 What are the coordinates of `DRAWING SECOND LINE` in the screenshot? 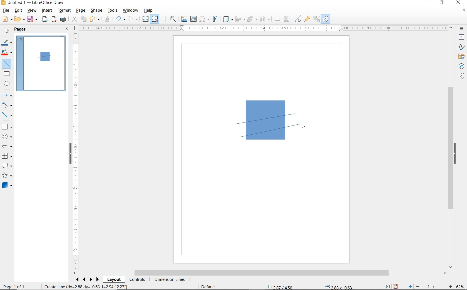 It's located at (272, 130).